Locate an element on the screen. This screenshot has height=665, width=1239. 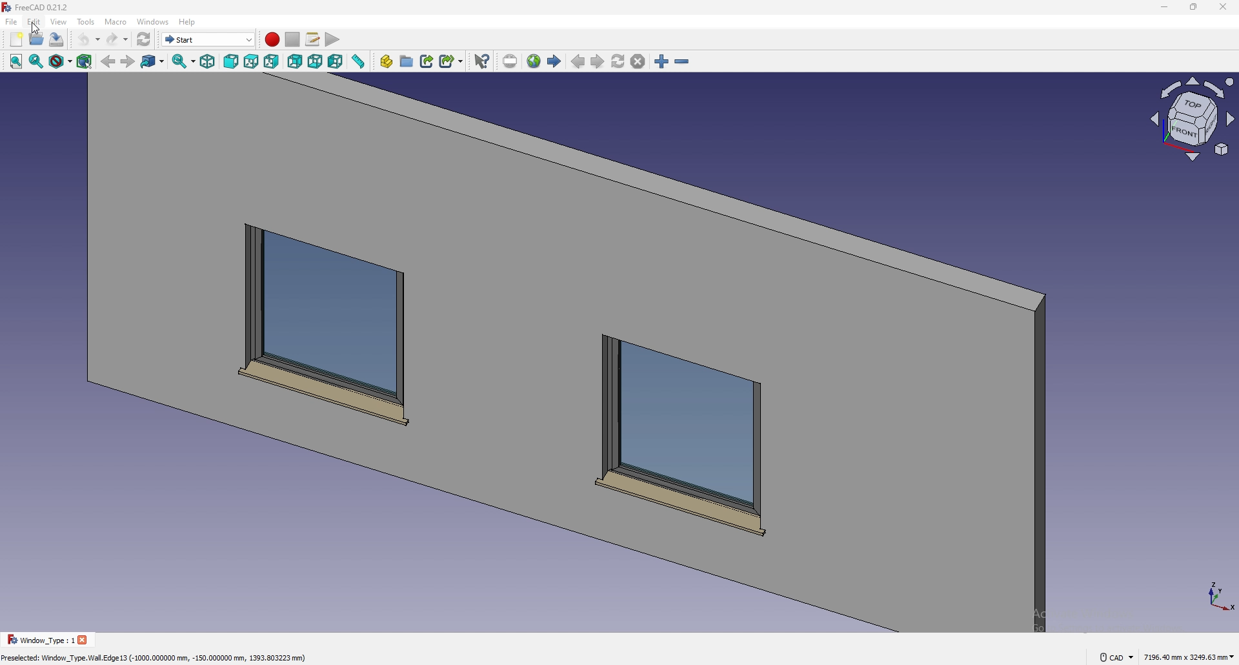
Start is located at coordinates (208, 39).